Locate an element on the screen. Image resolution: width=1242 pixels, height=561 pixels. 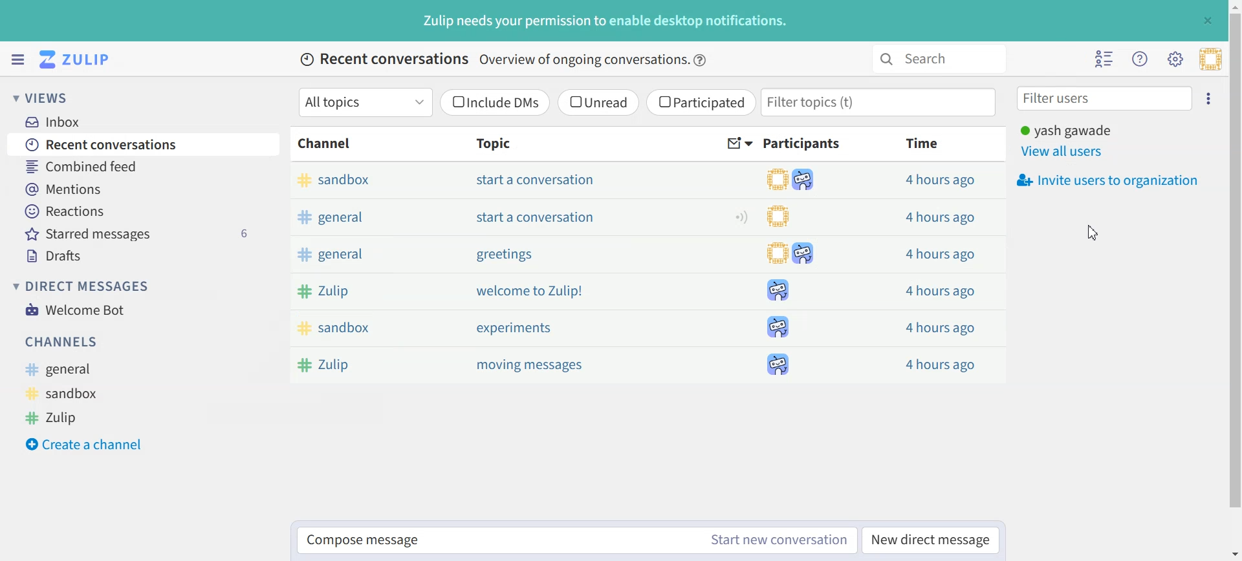
Start a conversation is located at coordinates (538, 180).